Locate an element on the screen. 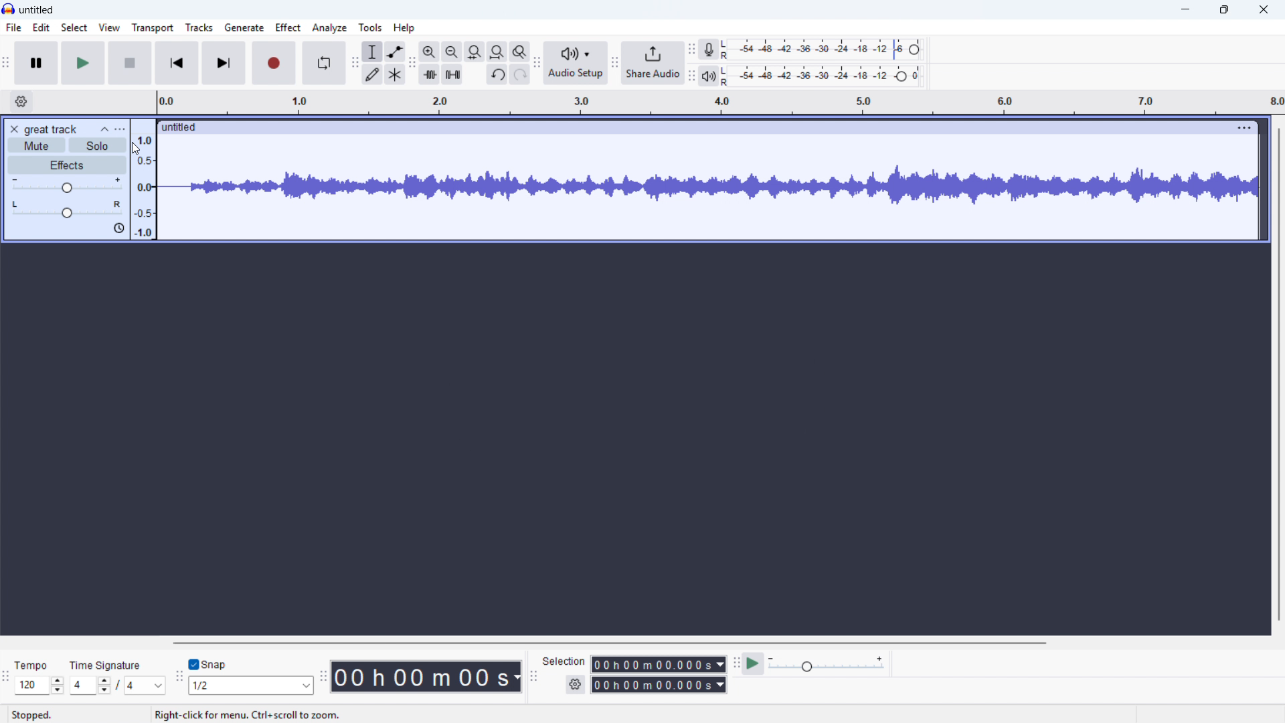 This screenshot has width=1285, height=723. Tempo is located at coordinates (35, 665).